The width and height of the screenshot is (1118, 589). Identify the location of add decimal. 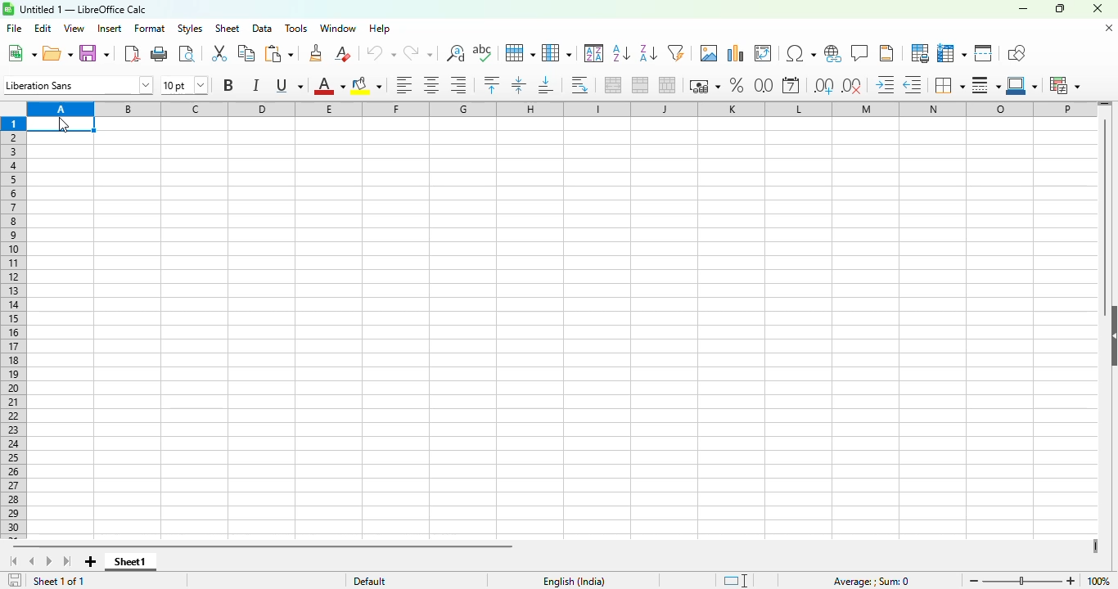
(823, 86).